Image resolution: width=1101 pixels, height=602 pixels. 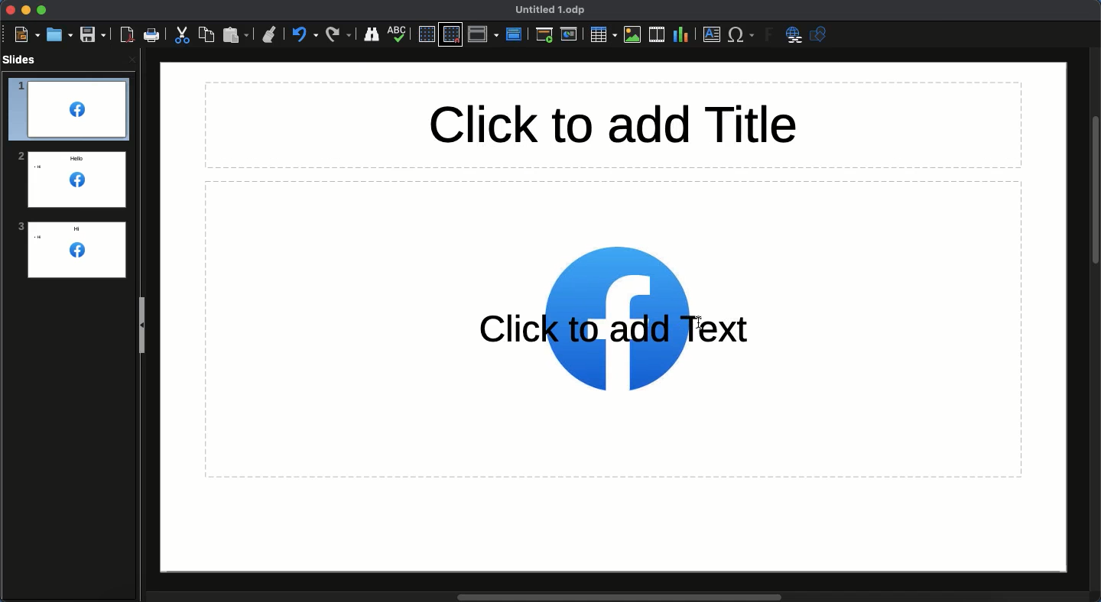 I want to click on Paste, so click(x=237, y=35).